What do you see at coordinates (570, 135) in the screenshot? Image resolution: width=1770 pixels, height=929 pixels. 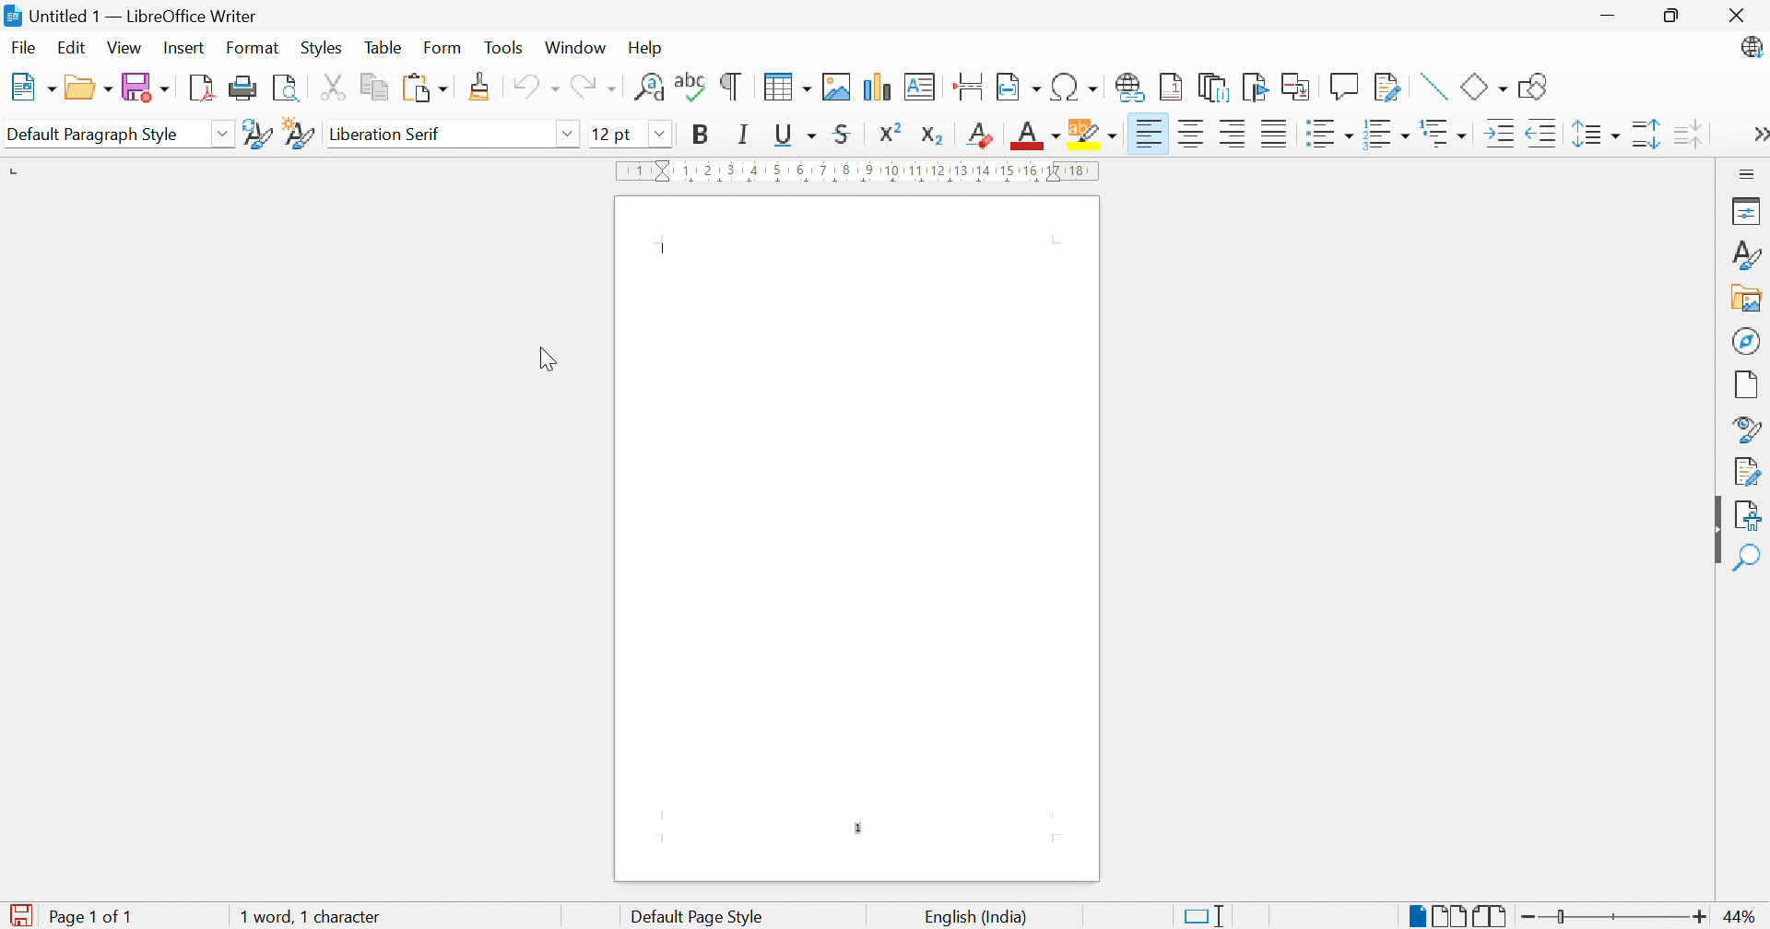 I see `Drop down` at bounding box center [570, 135].